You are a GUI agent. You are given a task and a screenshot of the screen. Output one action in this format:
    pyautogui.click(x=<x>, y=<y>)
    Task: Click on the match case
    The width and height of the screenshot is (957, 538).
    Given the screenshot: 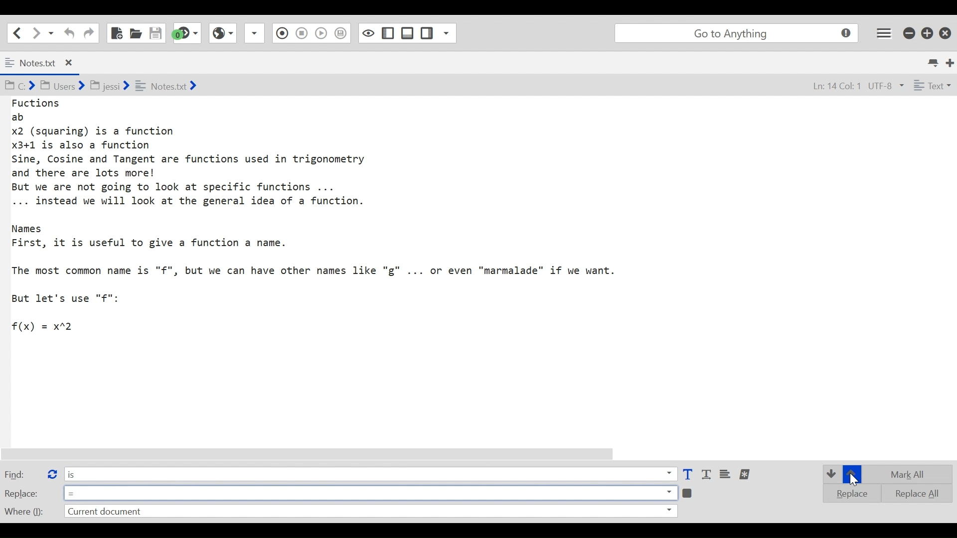 What is the action you would take?
    pyautogui.click(x=687, y=475)
    